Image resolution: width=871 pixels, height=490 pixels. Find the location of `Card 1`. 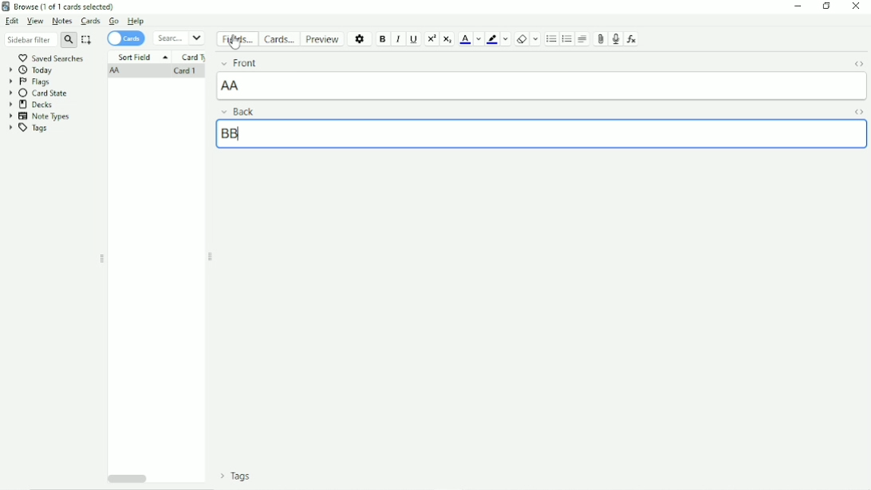

Card 1 is located at coordinates (183, 72).